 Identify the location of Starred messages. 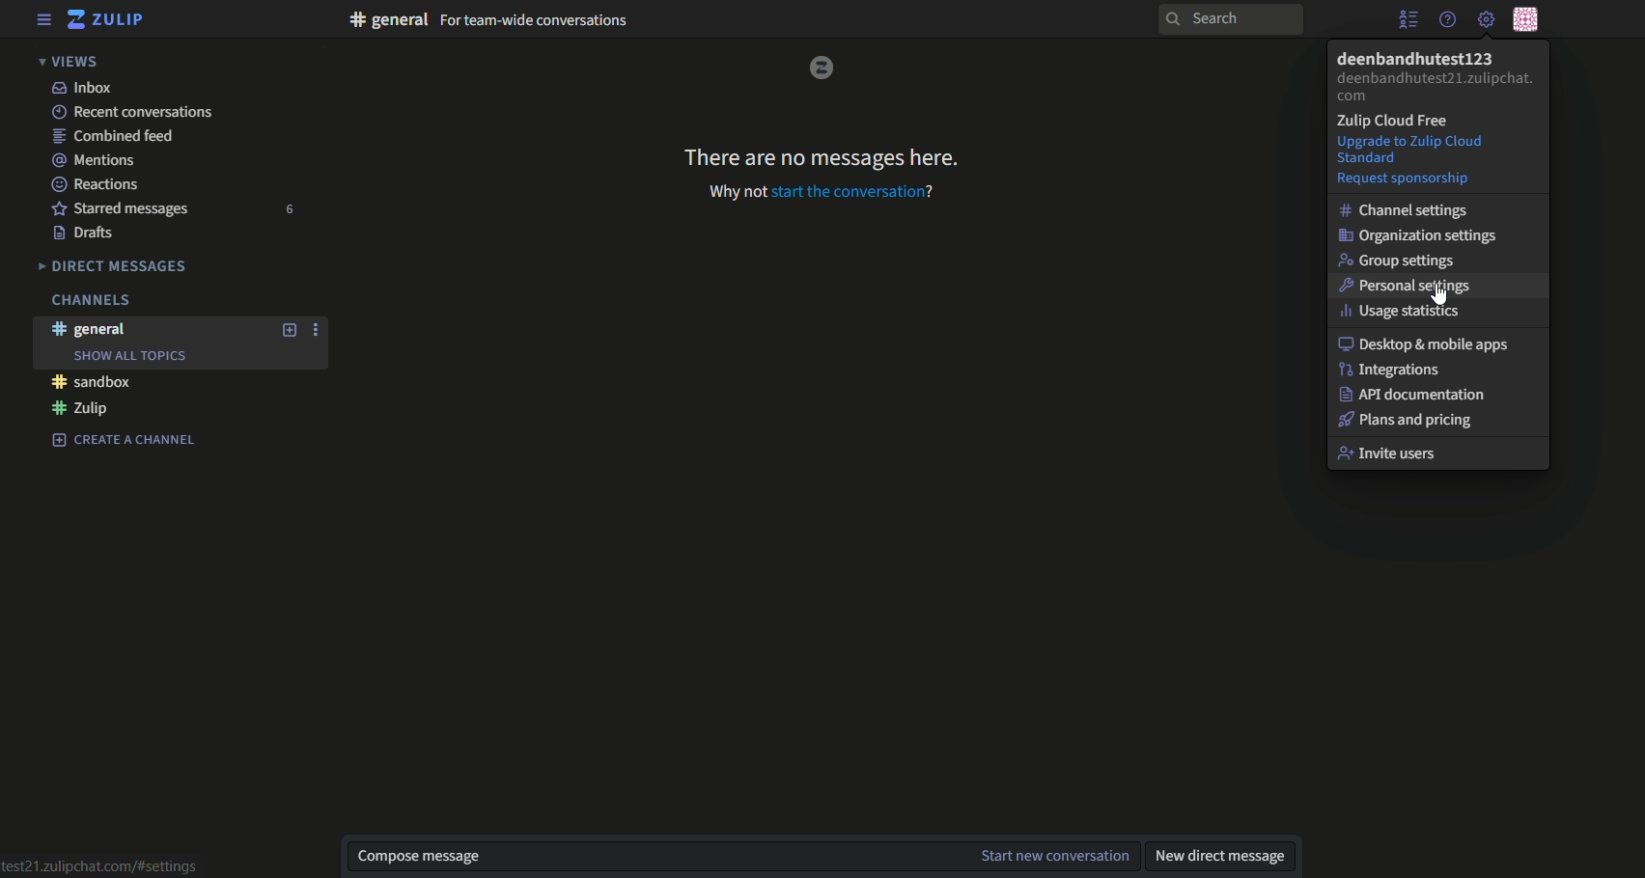
(125, 210).